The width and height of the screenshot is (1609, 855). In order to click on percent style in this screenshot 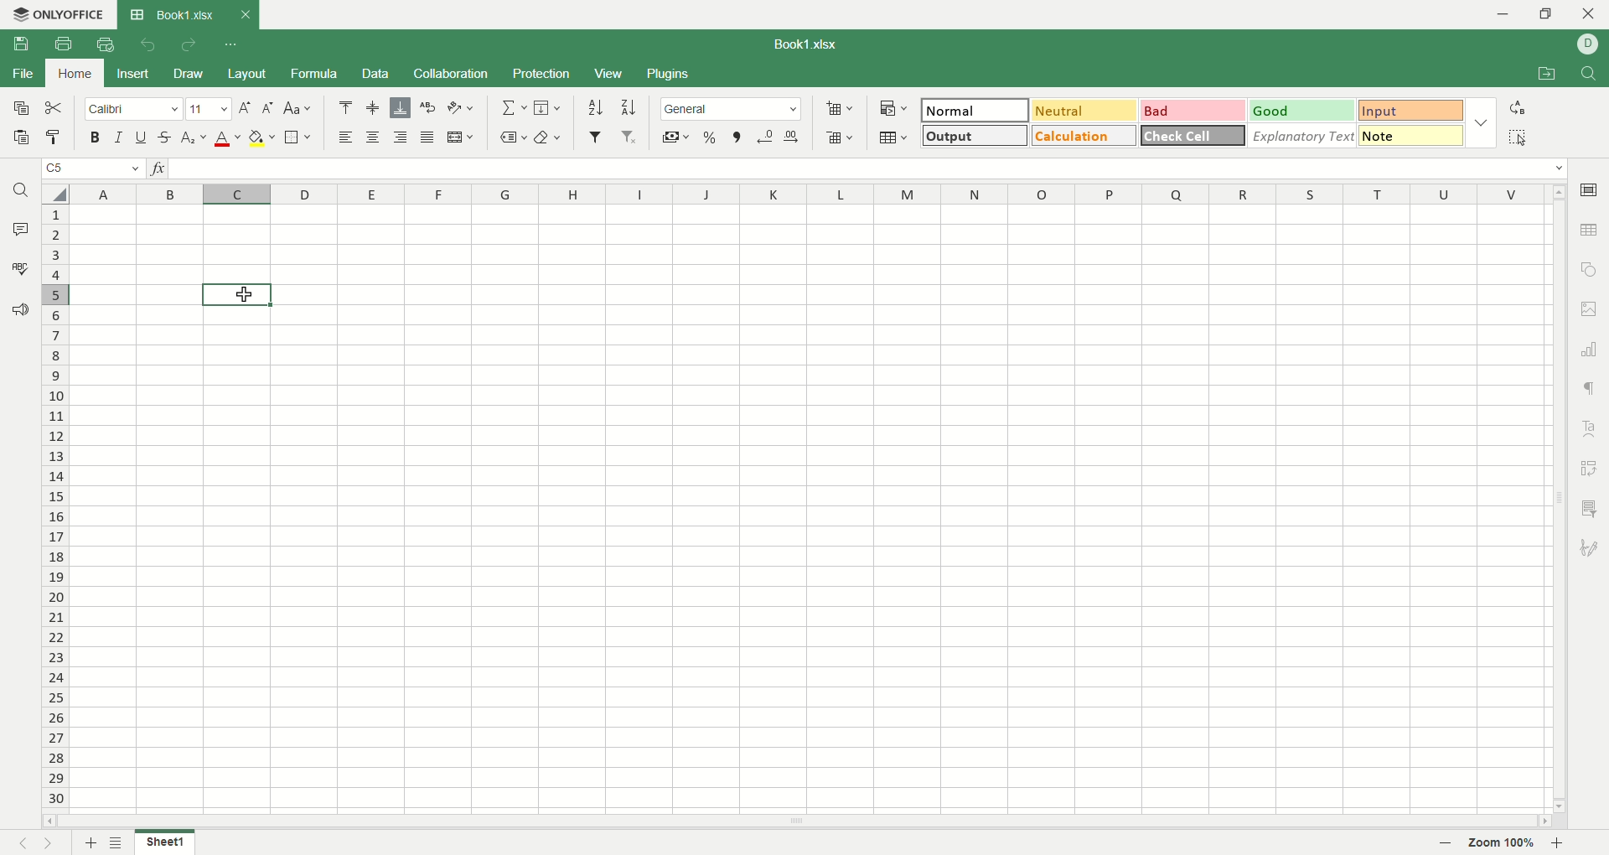, I will do `click(711, 137)`.